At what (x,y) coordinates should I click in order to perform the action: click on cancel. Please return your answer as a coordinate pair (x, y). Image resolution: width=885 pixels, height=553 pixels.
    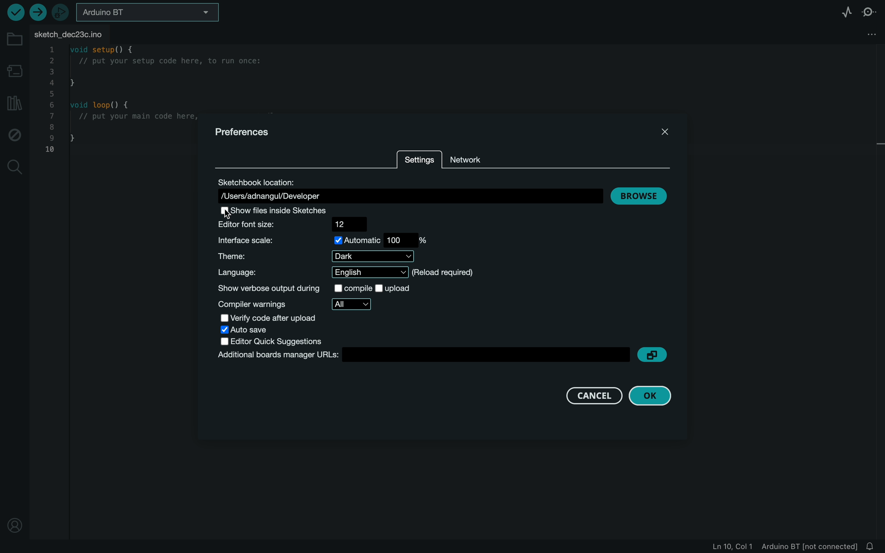
    Looking at the image, I should click on (587, 395).